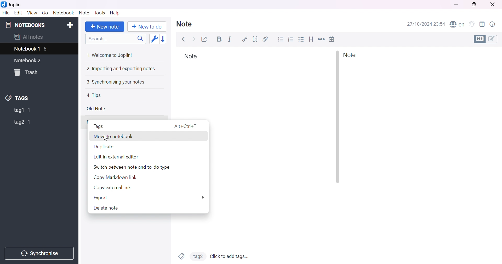  What do you see at coordinates (281, 40) in the screenshot?
I see `Bulleted list` at bounding box center [281, 40].